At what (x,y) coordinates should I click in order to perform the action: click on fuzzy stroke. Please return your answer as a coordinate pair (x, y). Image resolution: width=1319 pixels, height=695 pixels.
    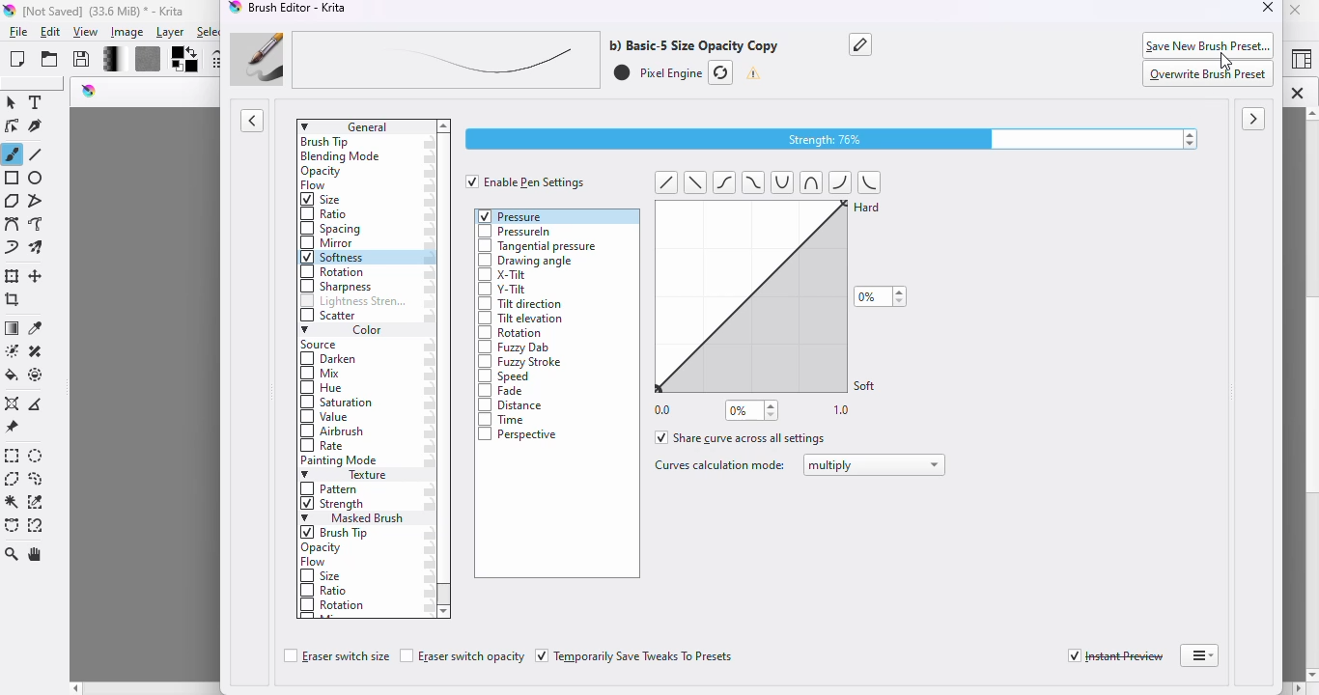
    Looking at the image, I should click on (520, 363).